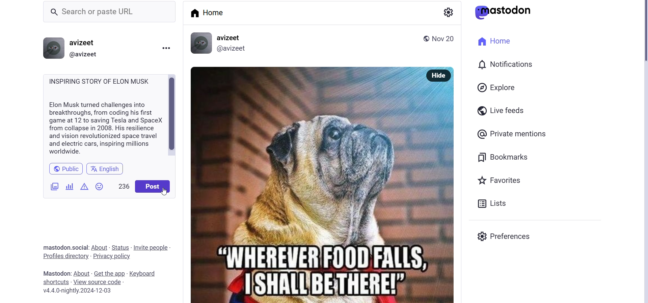 Image resolution: width=648 pixels, height=303 pixels. Describe the element at coordinates (54, 47) in the screenshot. I see `profile picture` at that location.